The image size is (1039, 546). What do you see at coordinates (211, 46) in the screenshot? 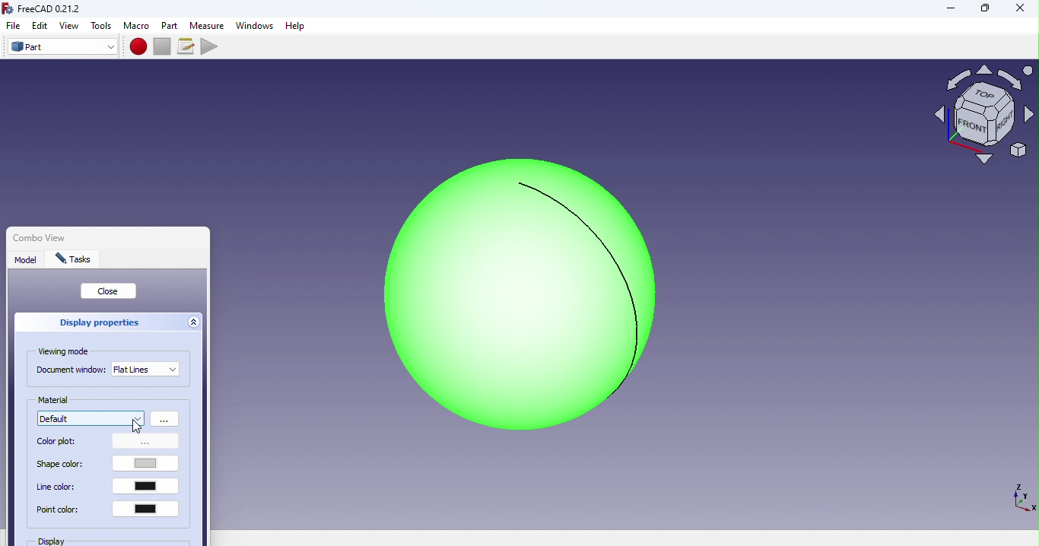
I see `Execute Macros` at bounding box center [211, 46].